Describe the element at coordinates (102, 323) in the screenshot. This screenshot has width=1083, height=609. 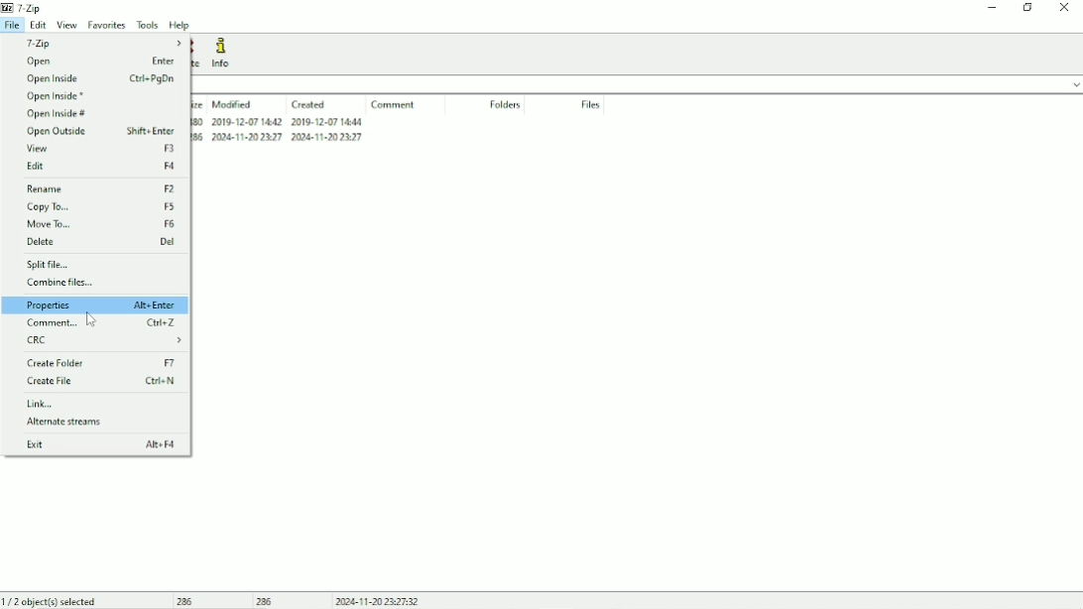
I see `Comment ` at that location.